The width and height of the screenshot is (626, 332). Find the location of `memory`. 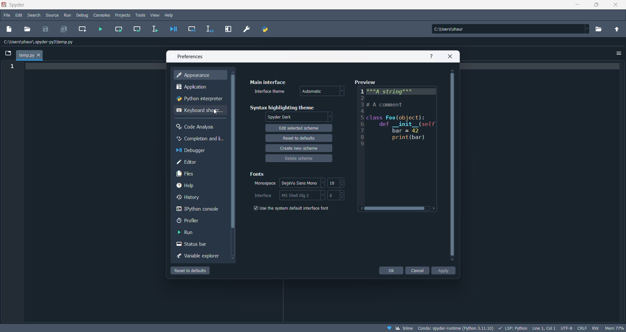

memory is located at coordinates (614, 327).